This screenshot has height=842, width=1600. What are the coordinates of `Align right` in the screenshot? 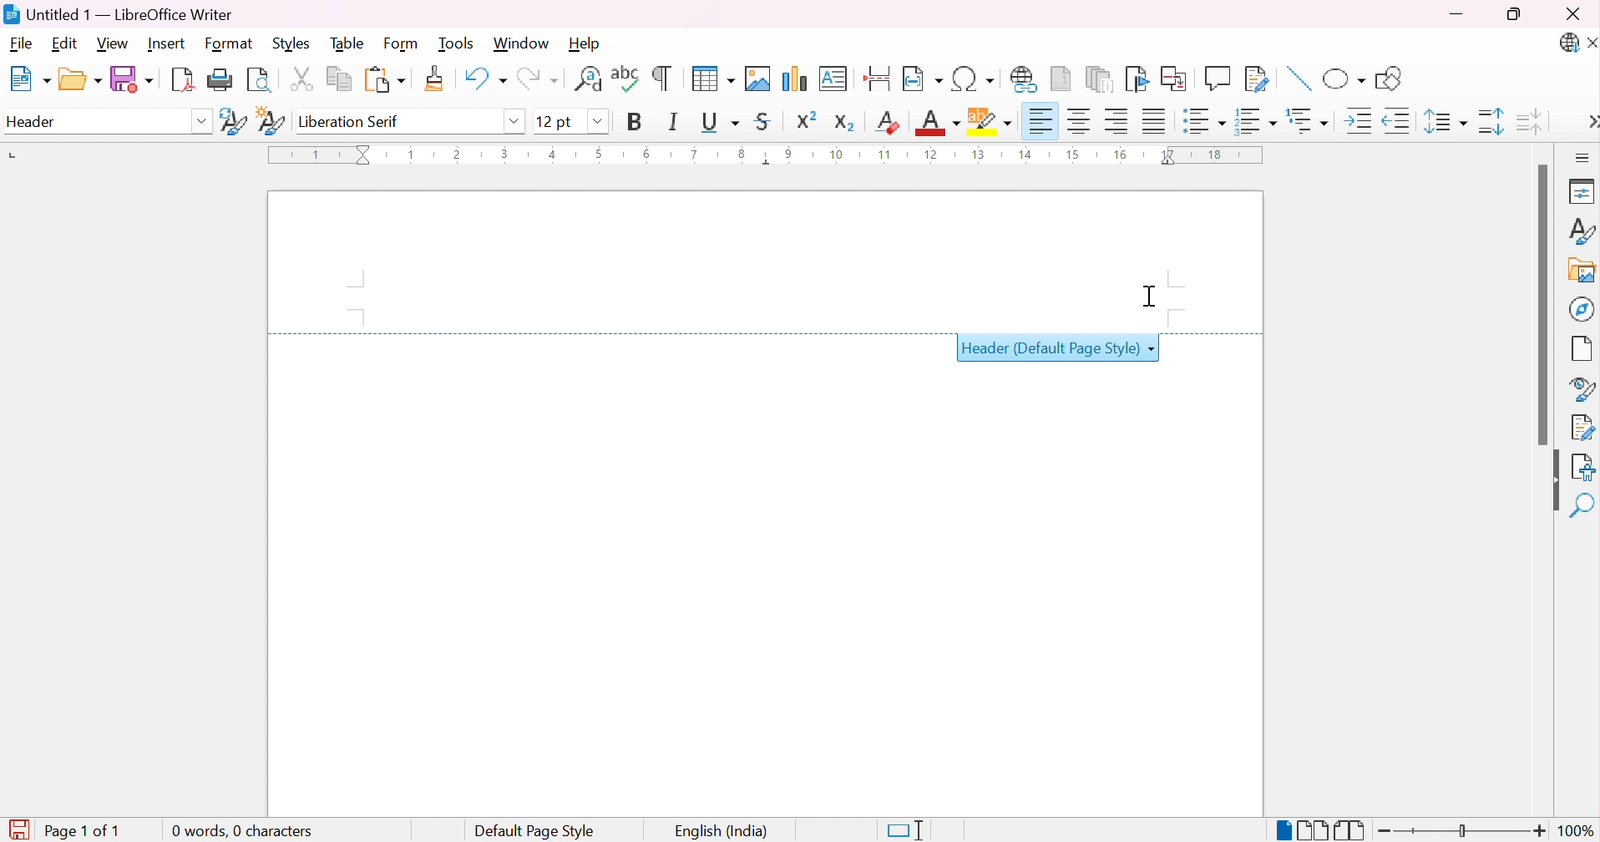 It's located at (1116, 121).